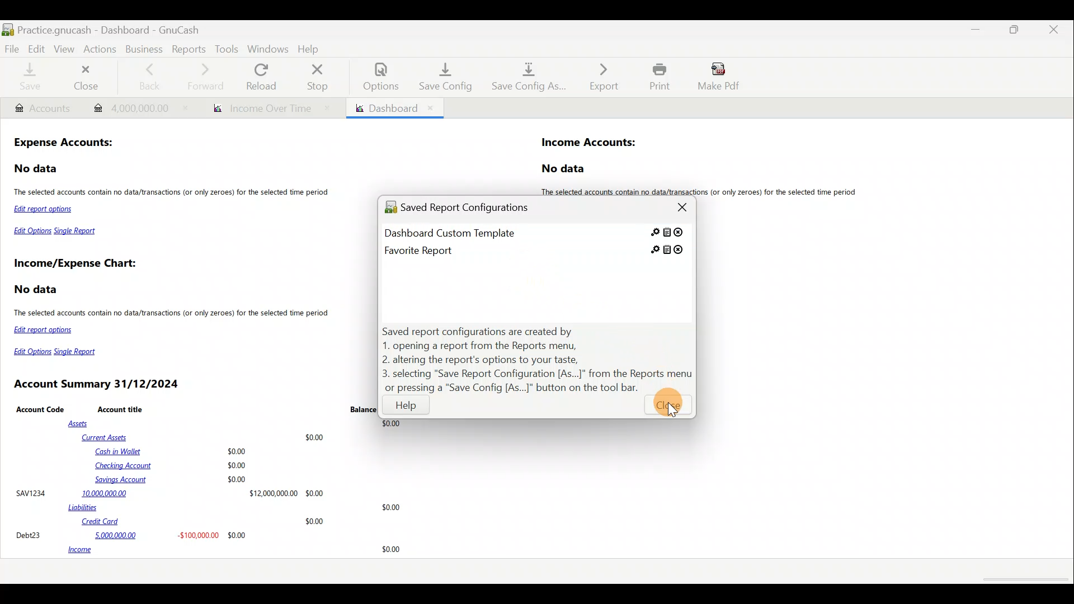 The width and height of the screenshot is (1074, 604). What do you see at coordinates (149, 75) in the screenshot?
I see `Back` at bounding box center [149, 75].